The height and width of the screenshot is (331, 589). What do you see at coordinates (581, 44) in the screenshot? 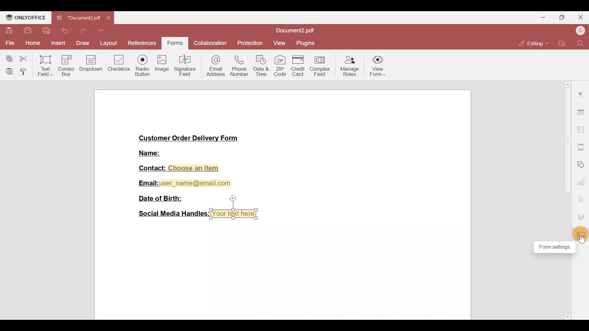
I see `Find` at bounding box center [581, 44].